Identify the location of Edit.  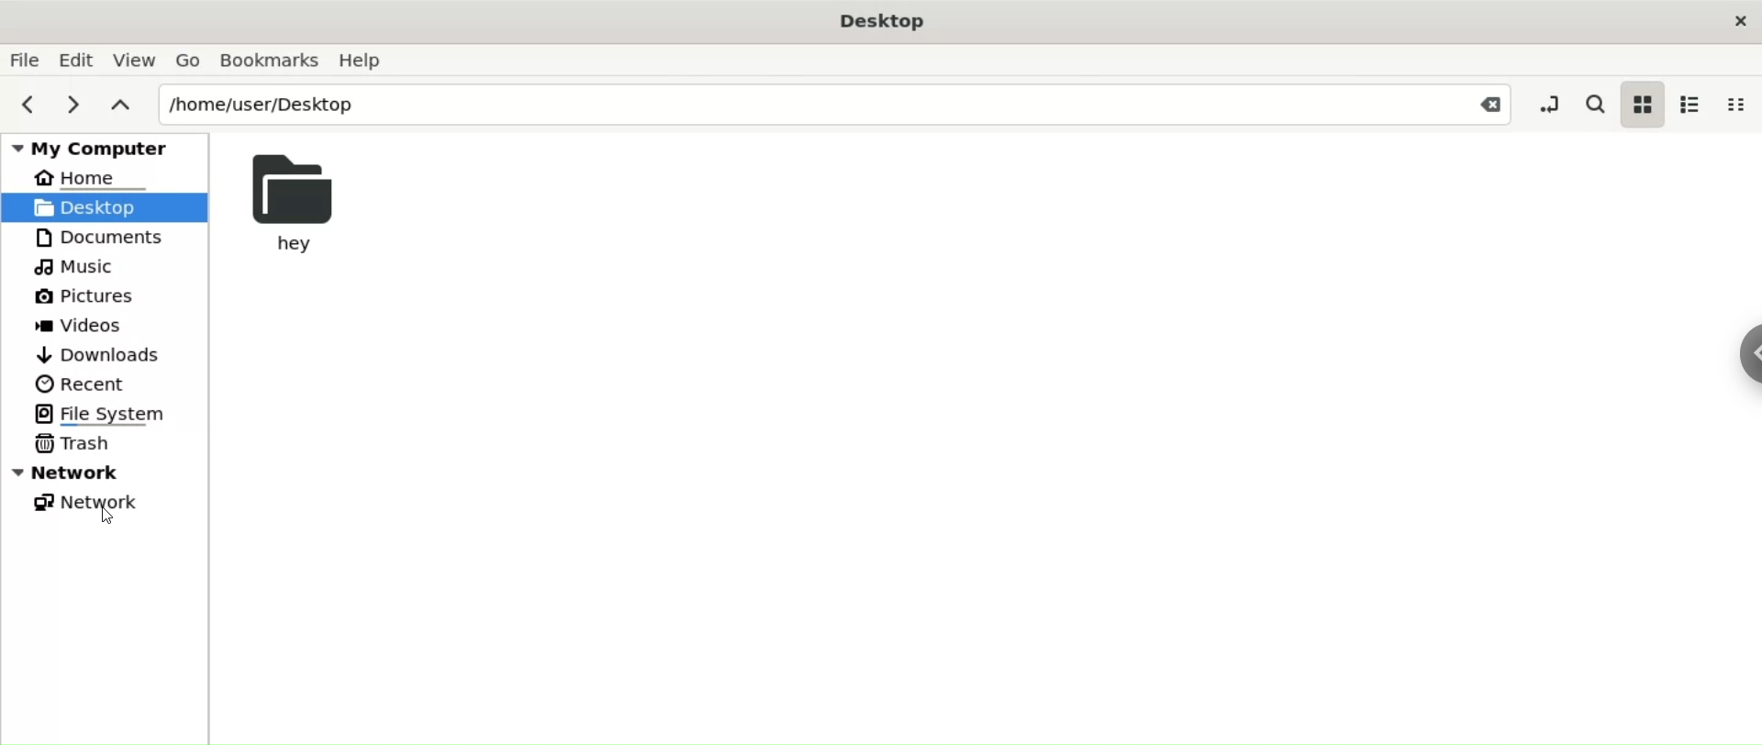
(77, 59).